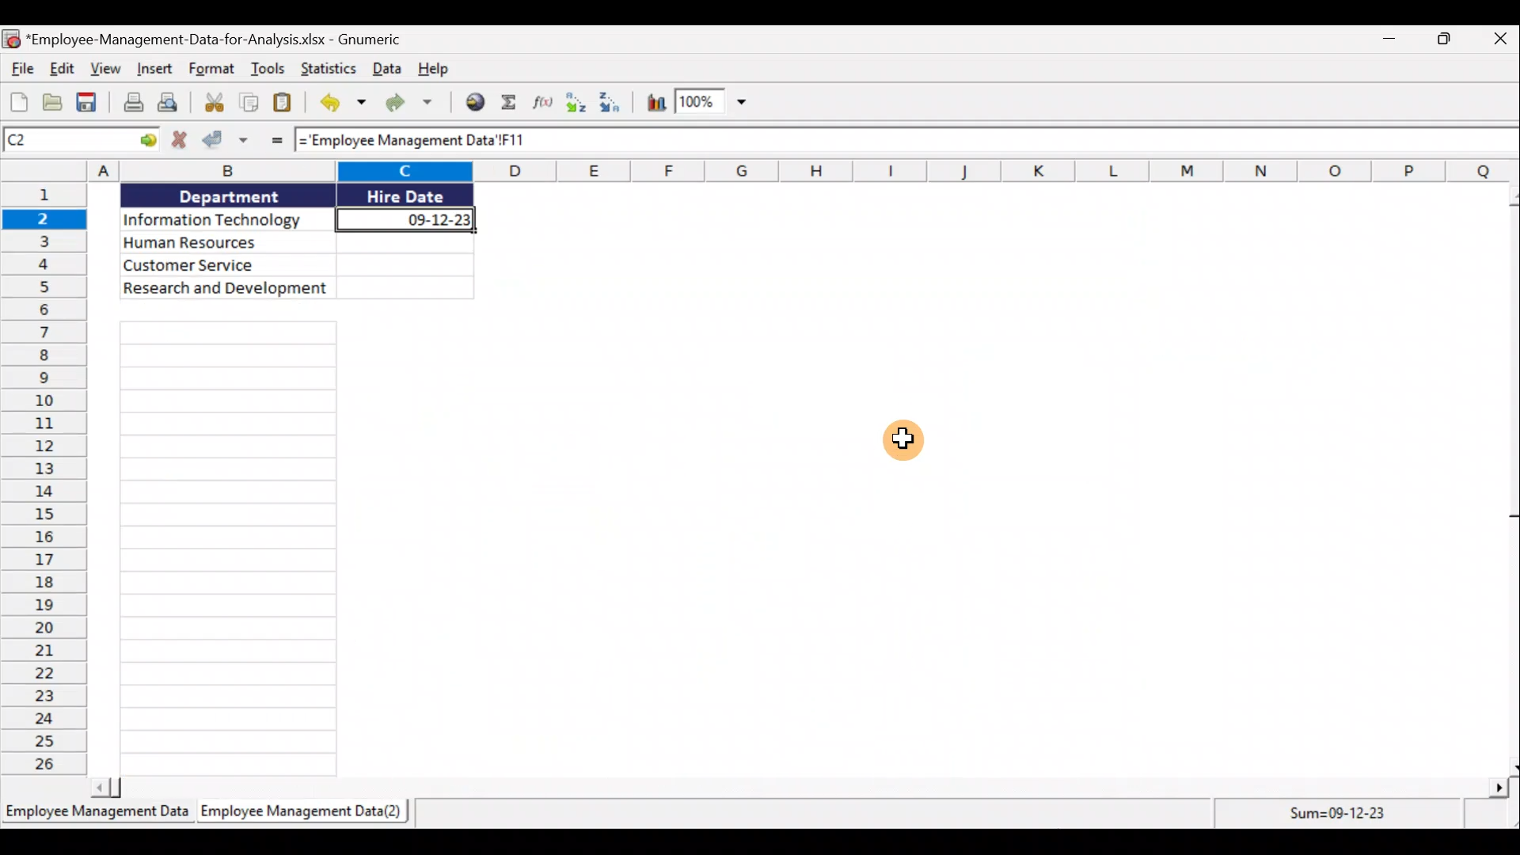 Image resolution: width=1520 pixels, height=855 pixels. I want to click on cells, so click(224, 549).